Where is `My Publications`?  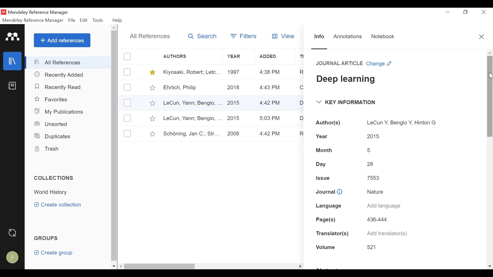 My Publications is located at coordinates (61, 112).